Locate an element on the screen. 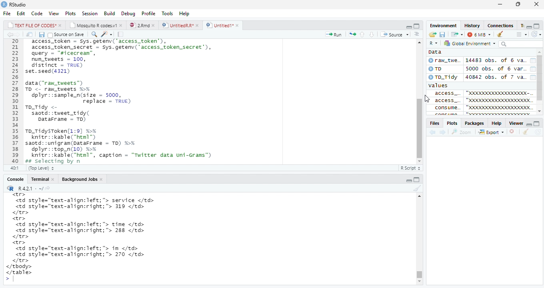  Teominal is located at coordinates (42, 178).